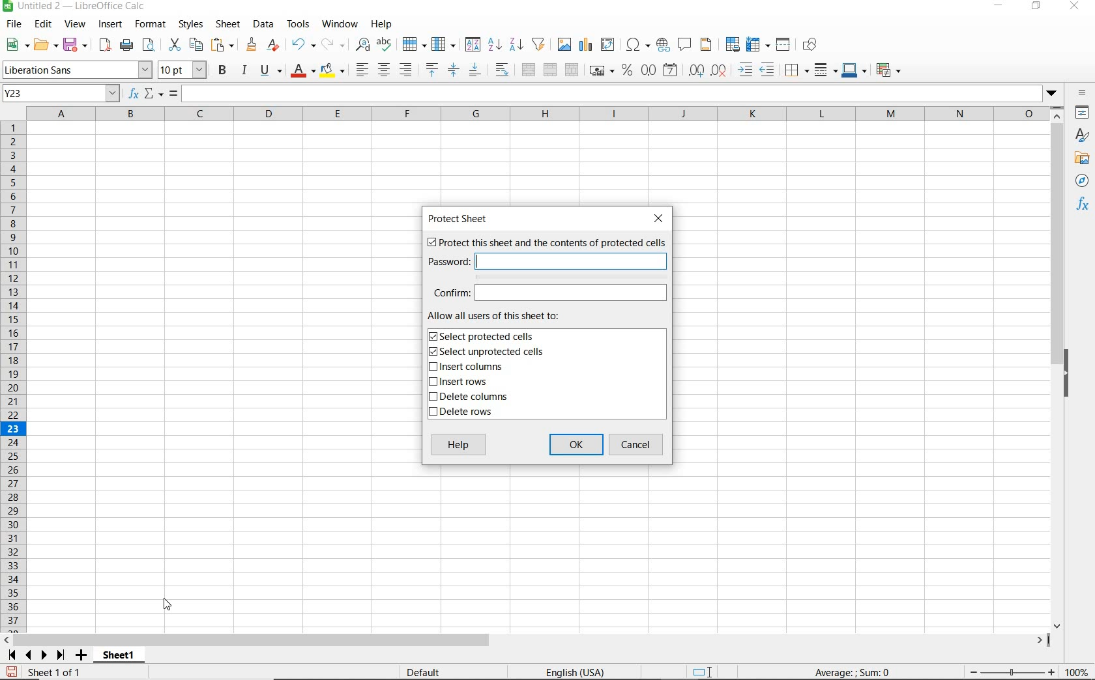  What do you see at coordinates (36, 655) in the screenshot?
I see `SCROLL TO NEXT SHEET` at bounding box center [36, 655].